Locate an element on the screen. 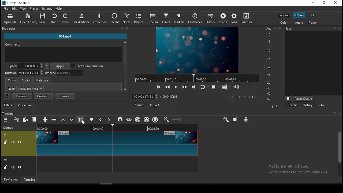 This screenshot has height=193, width=343. snap is located at coordinates (120, 120).